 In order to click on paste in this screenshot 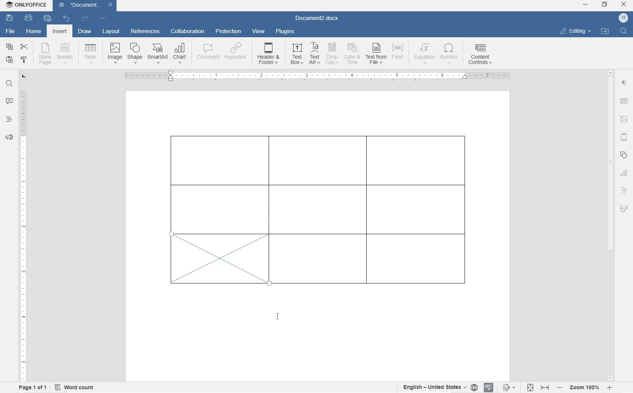, I will do `click(10, 60)`.